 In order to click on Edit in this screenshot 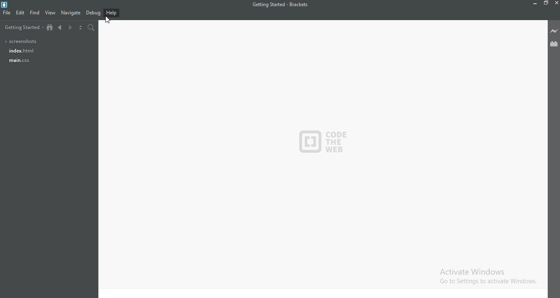, I will do `click(20, 12)`.